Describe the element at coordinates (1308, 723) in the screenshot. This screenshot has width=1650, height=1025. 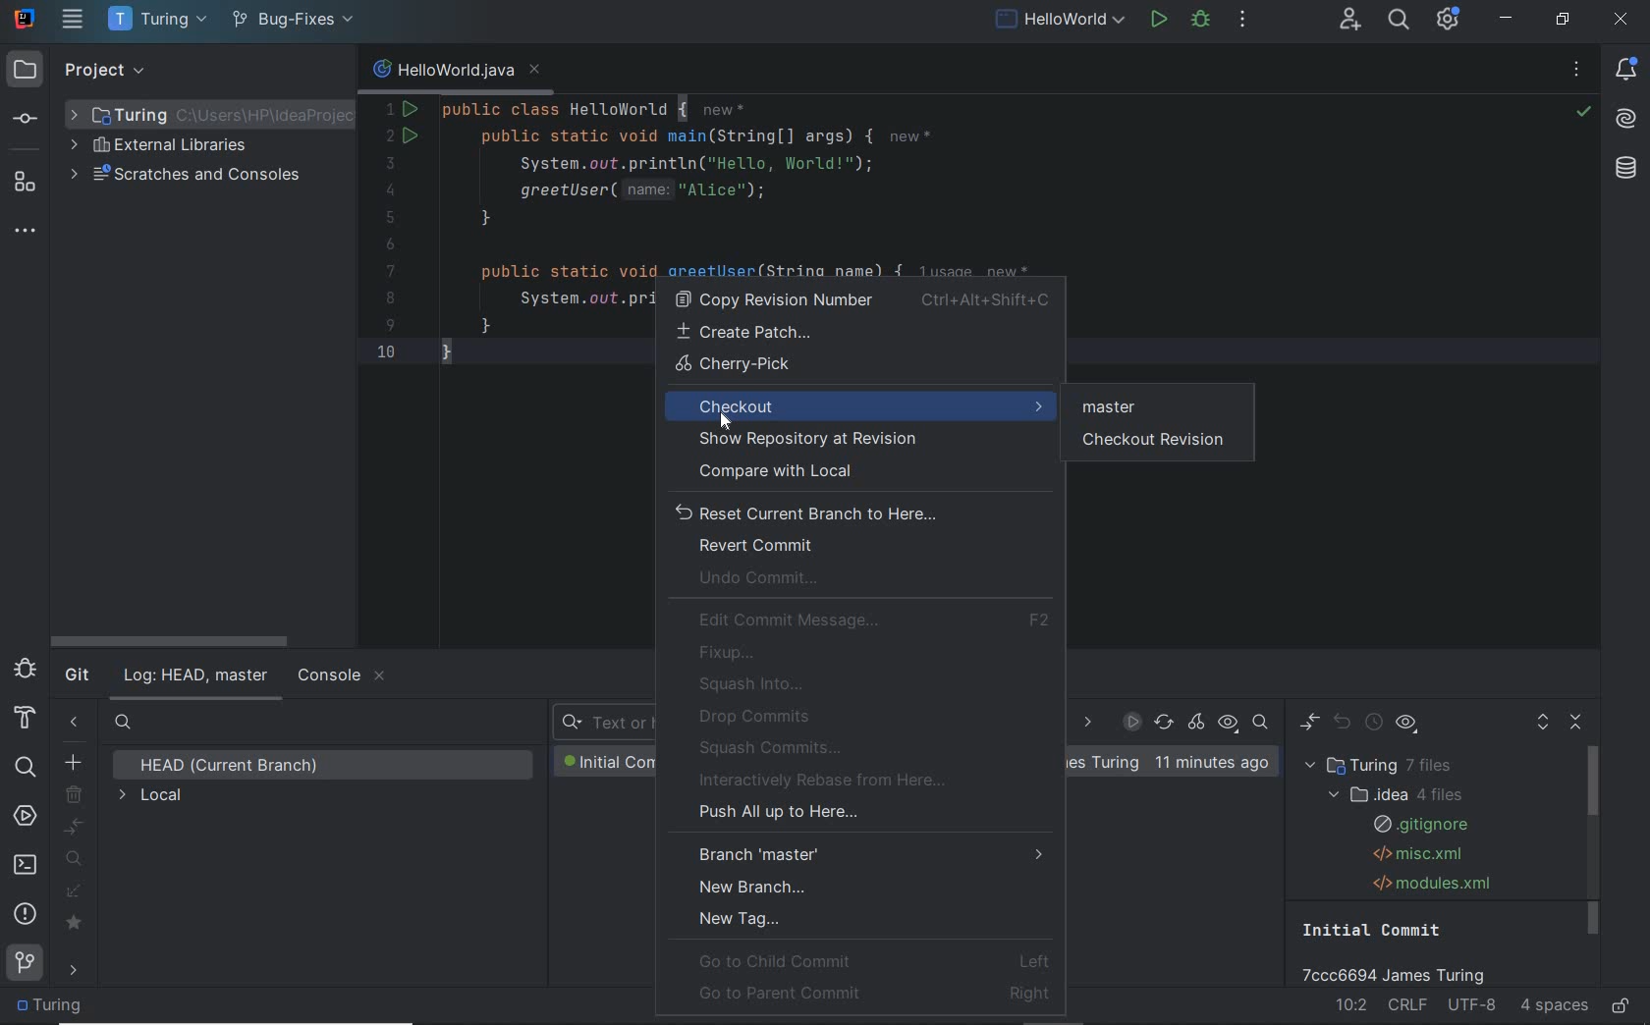
I see `show diff` at that location.